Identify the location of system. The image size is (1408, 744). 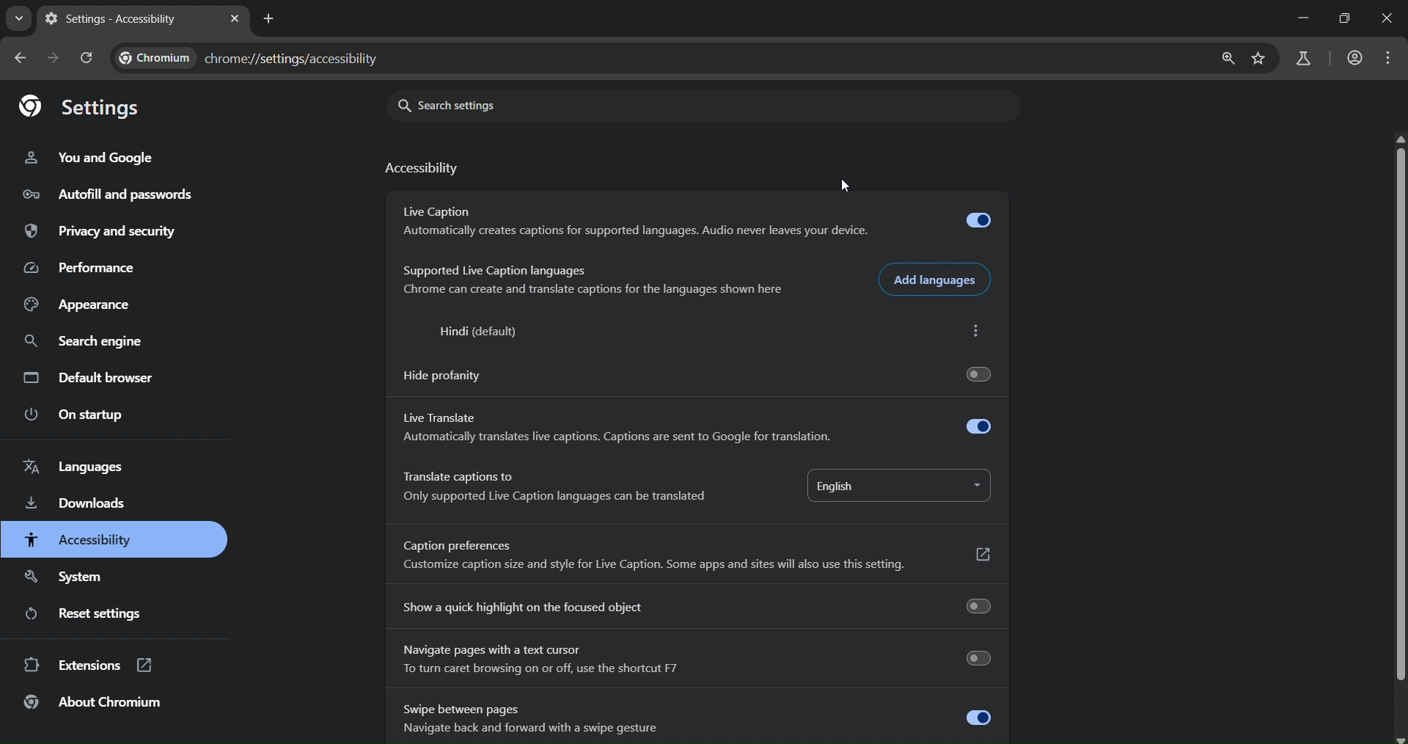
(69, 578).